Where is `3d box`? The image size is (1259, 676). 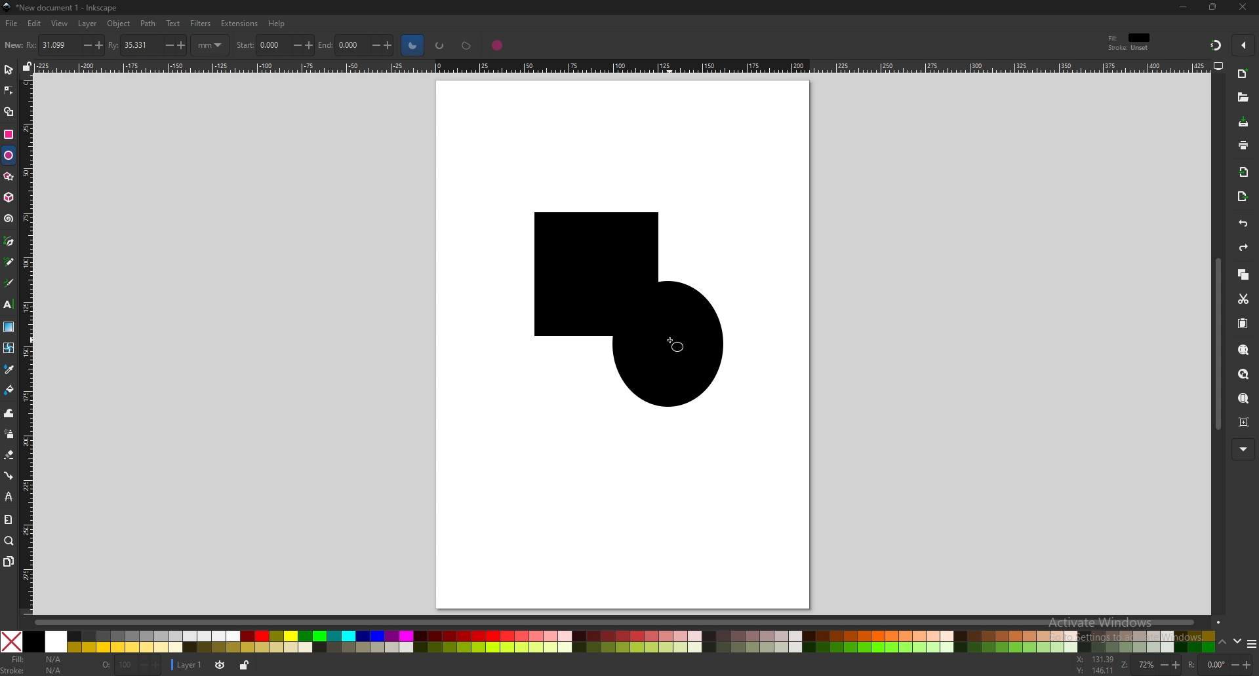
3d box is located at coordinates (9, 197).